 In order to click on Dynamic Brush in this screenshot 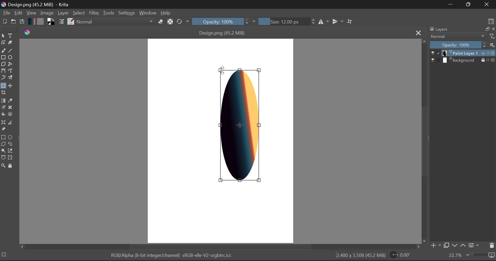, I will do `click(3, 78)`.